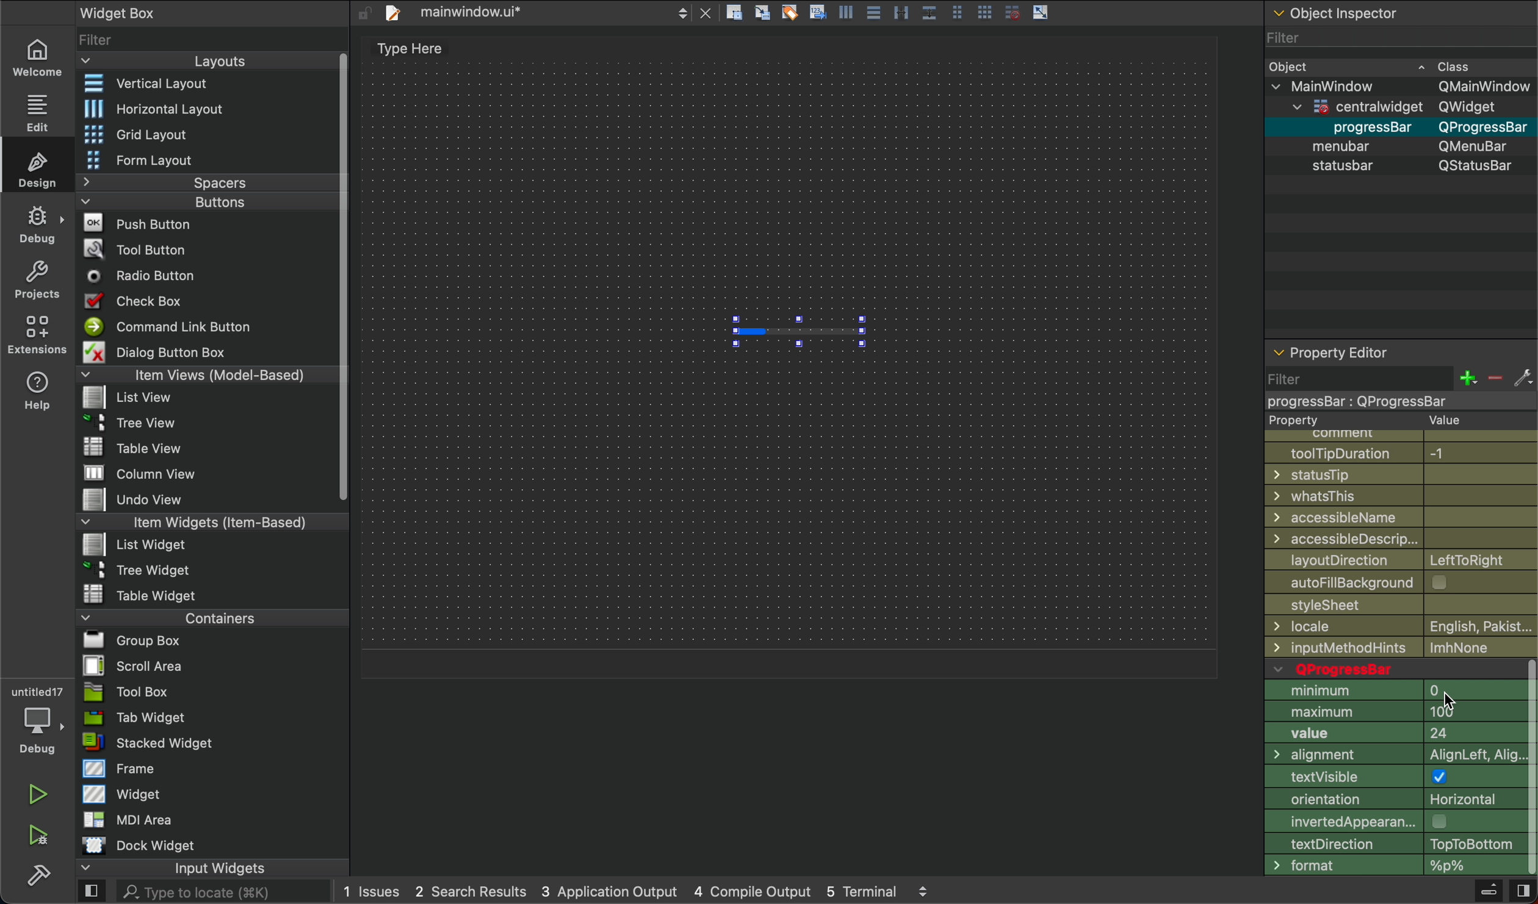  I want to click on Spacer, so click(190, 182).